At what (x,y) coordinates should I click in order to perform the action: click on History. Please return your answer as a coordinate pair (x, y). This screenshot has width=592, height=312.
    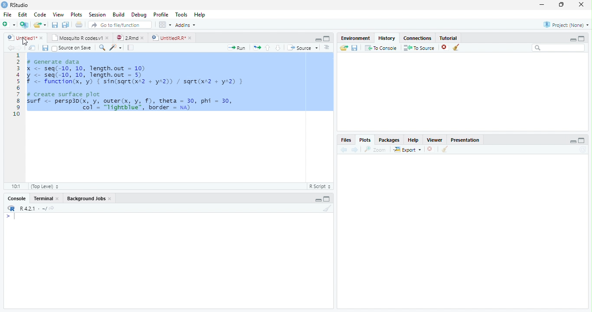
    Looking at the image, I should click on (387, 38).